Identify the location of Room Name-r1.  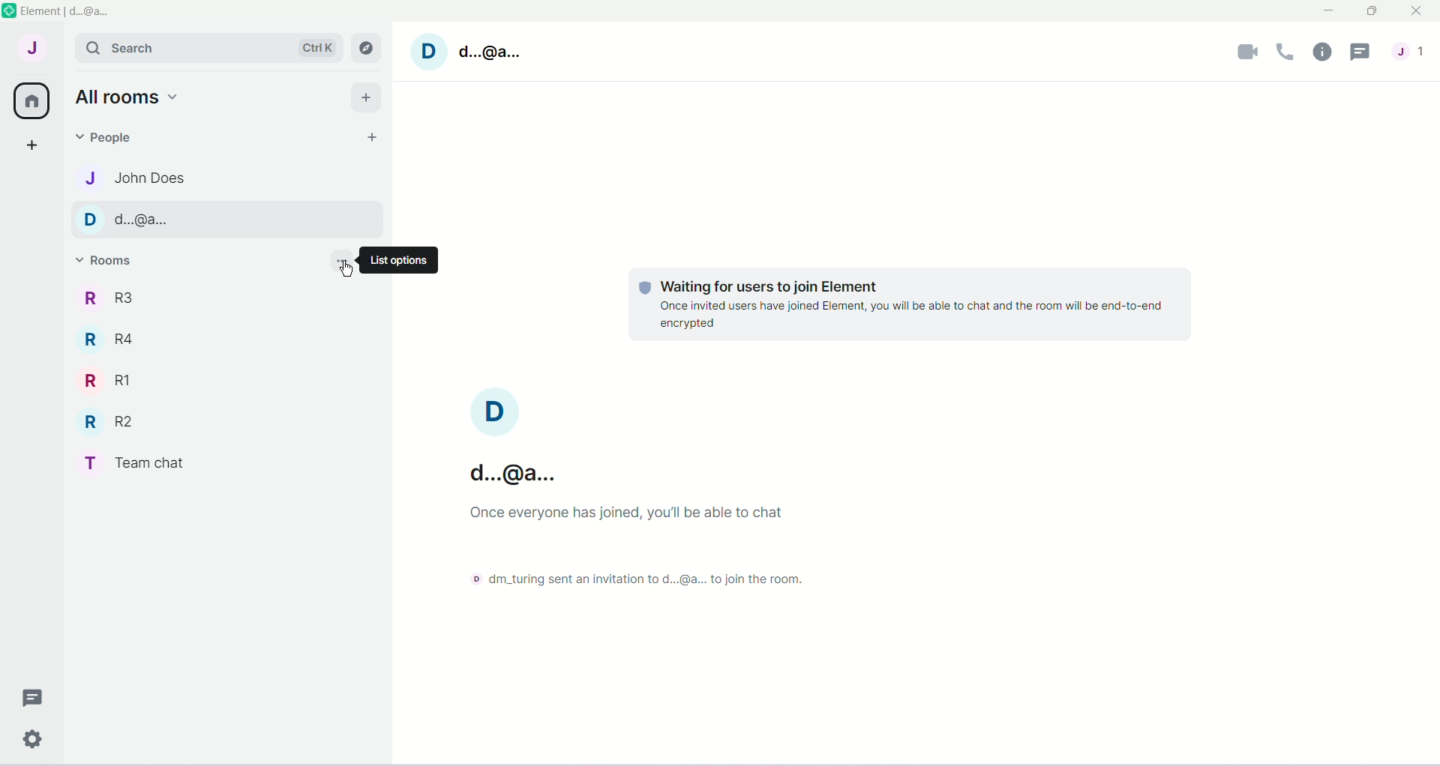
(109, 382).